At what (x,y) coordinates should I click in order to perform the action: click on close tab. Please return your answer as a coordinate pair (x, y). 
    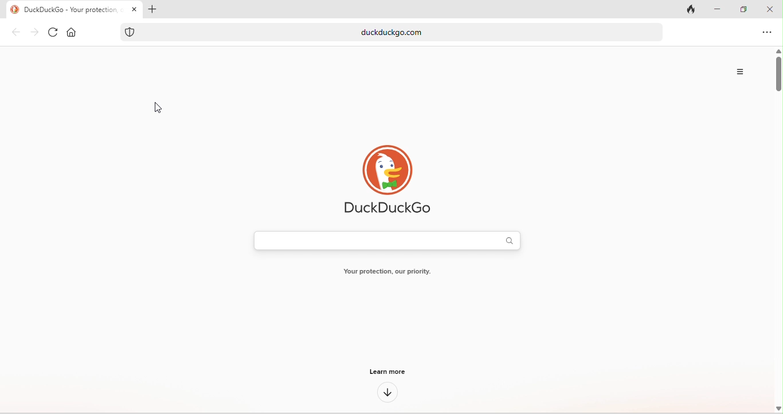
    Looking at the image, I should click on (135, 10).